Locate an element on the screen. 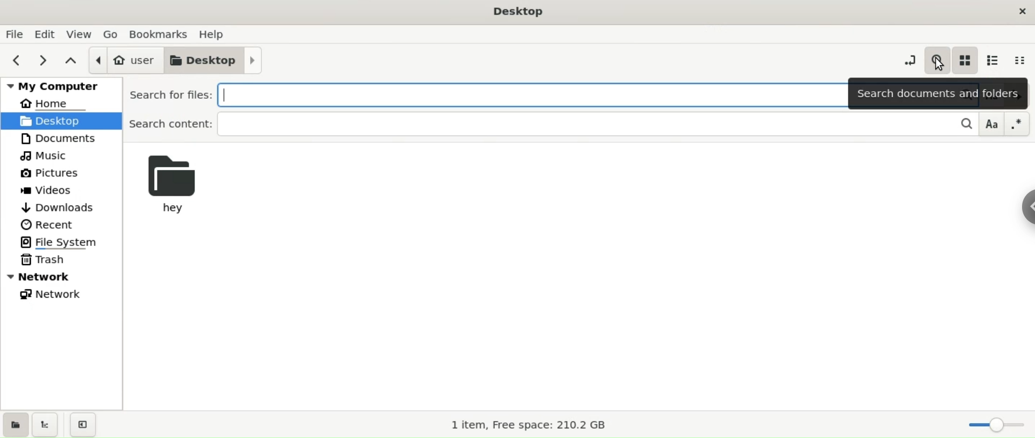 Image resolution: width=1035 pixels, height=438 pixels. go is located at coordinates (111, 35).